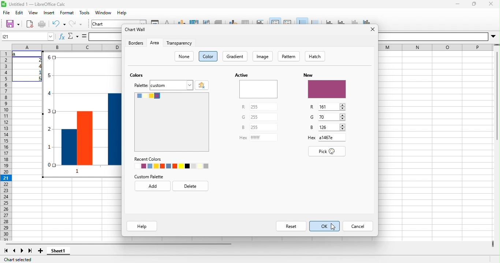  I want to click on Input for Hex code, so click(332, 137).